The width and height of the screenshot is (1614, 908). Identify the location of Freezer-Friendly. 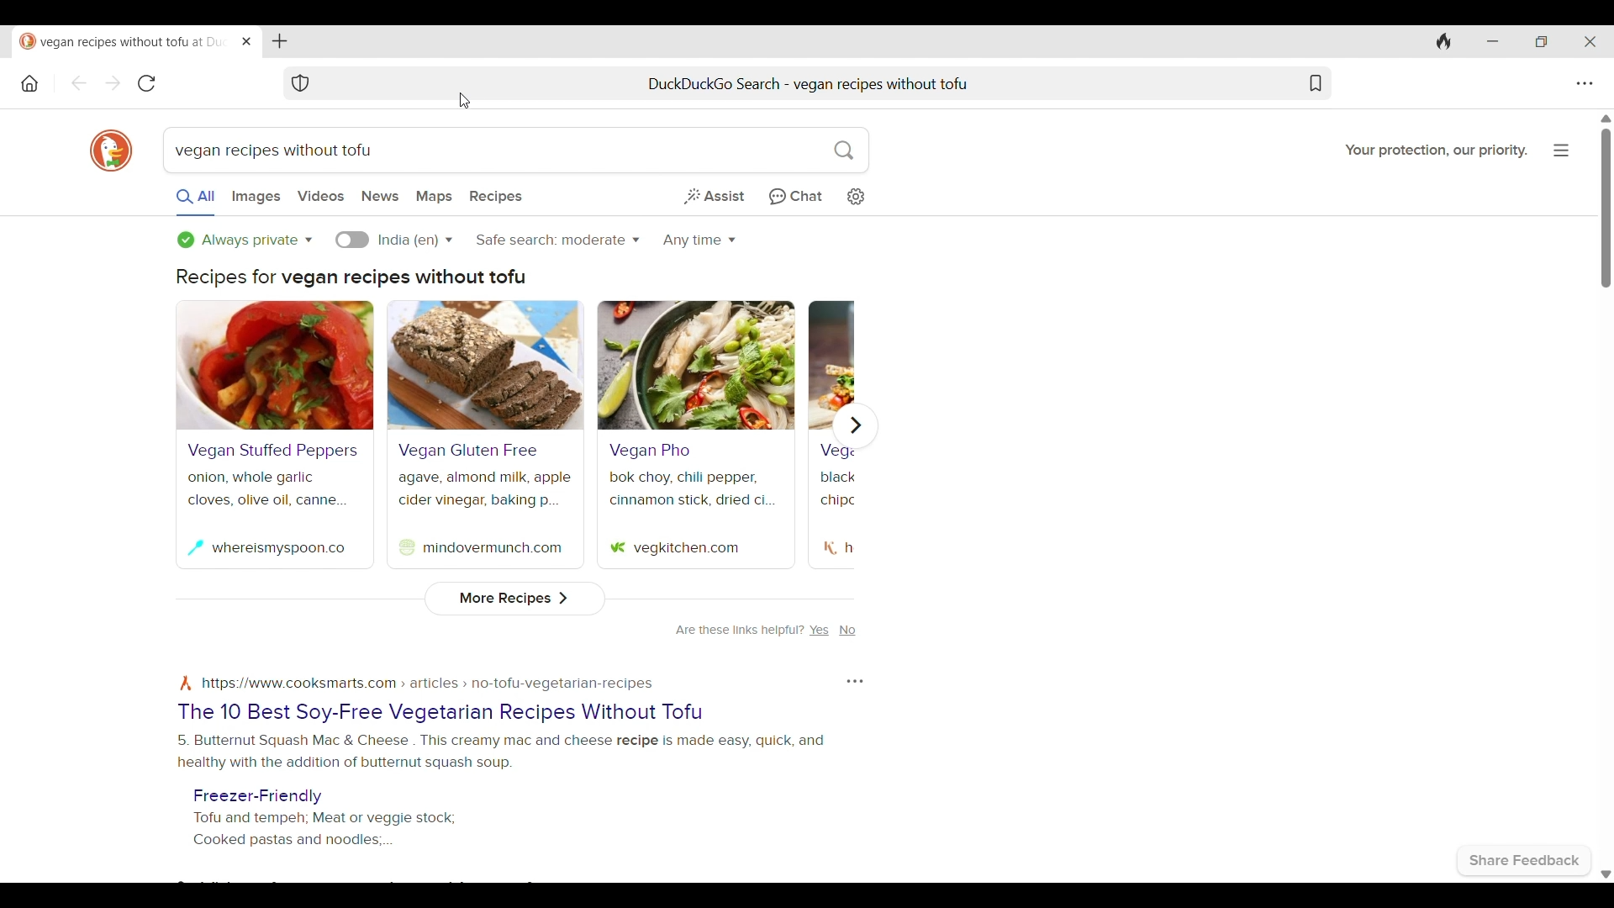
(257, 797).